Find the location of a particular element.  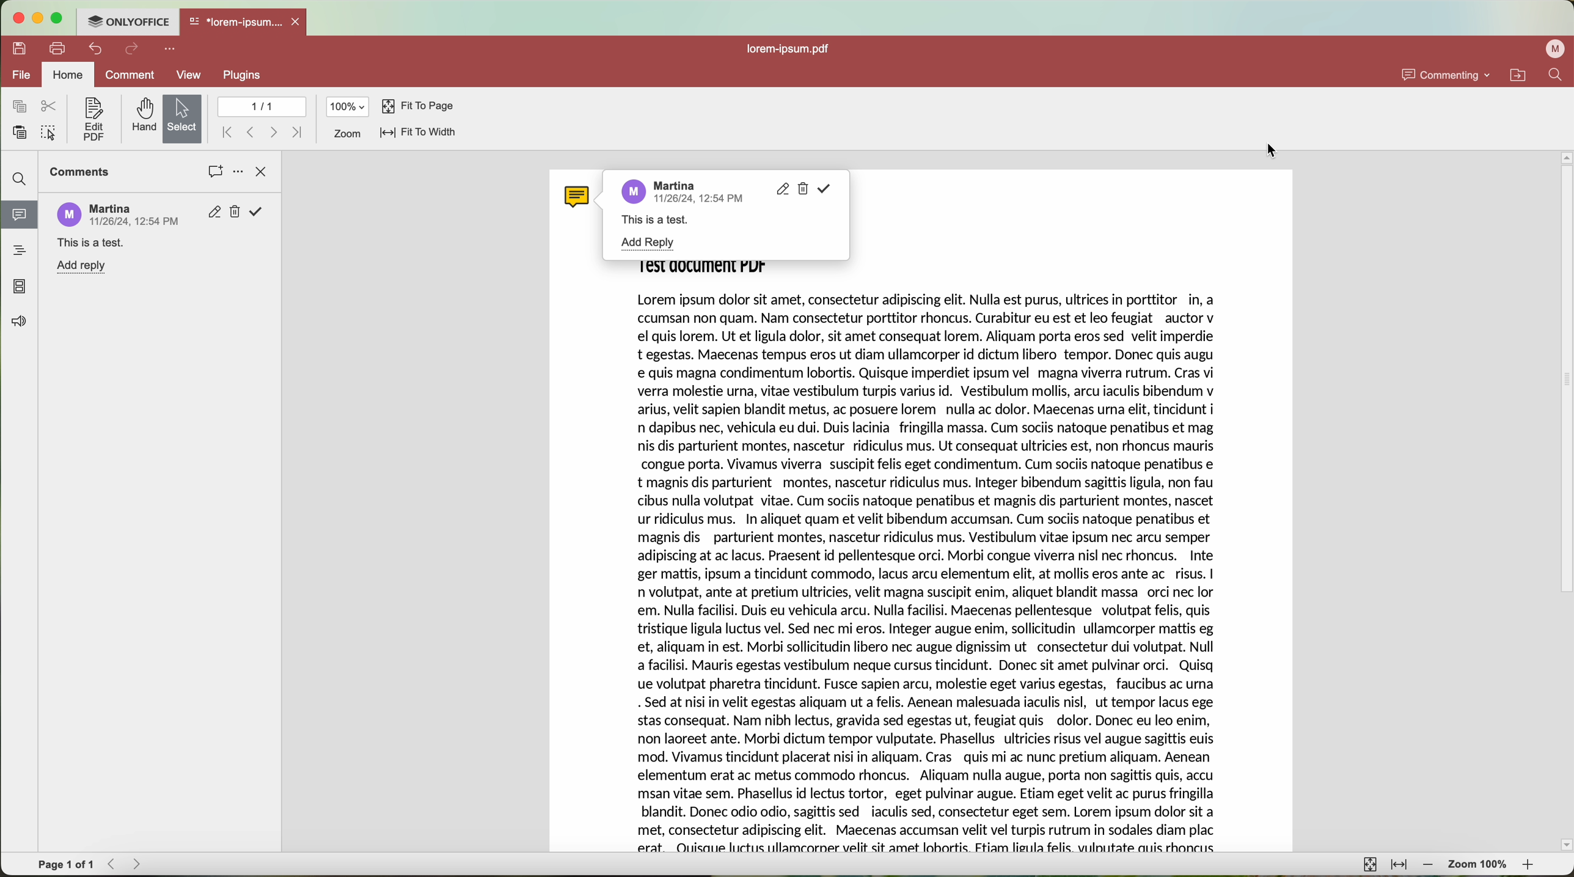

edit comment is located at coordinates (780, 191).